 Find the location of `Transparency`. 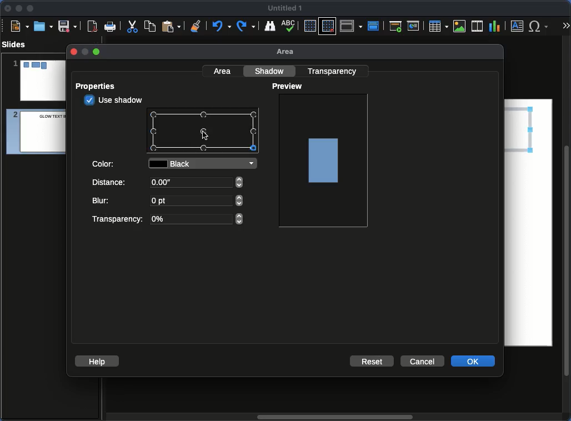

Transparency is located at coordinates (334, 71).